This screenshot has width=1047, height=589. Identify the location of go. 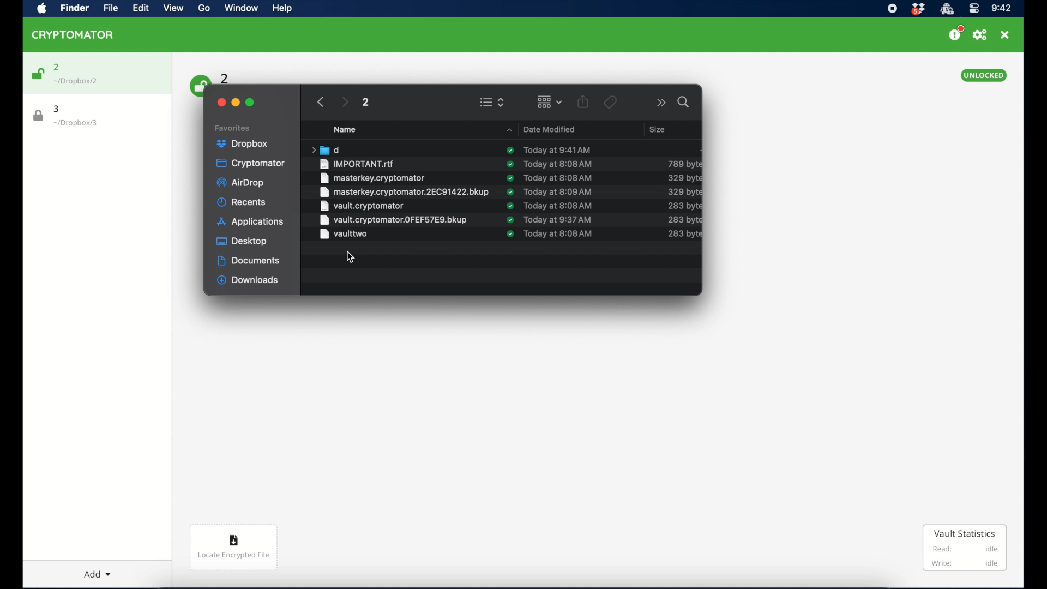
(203, 8).